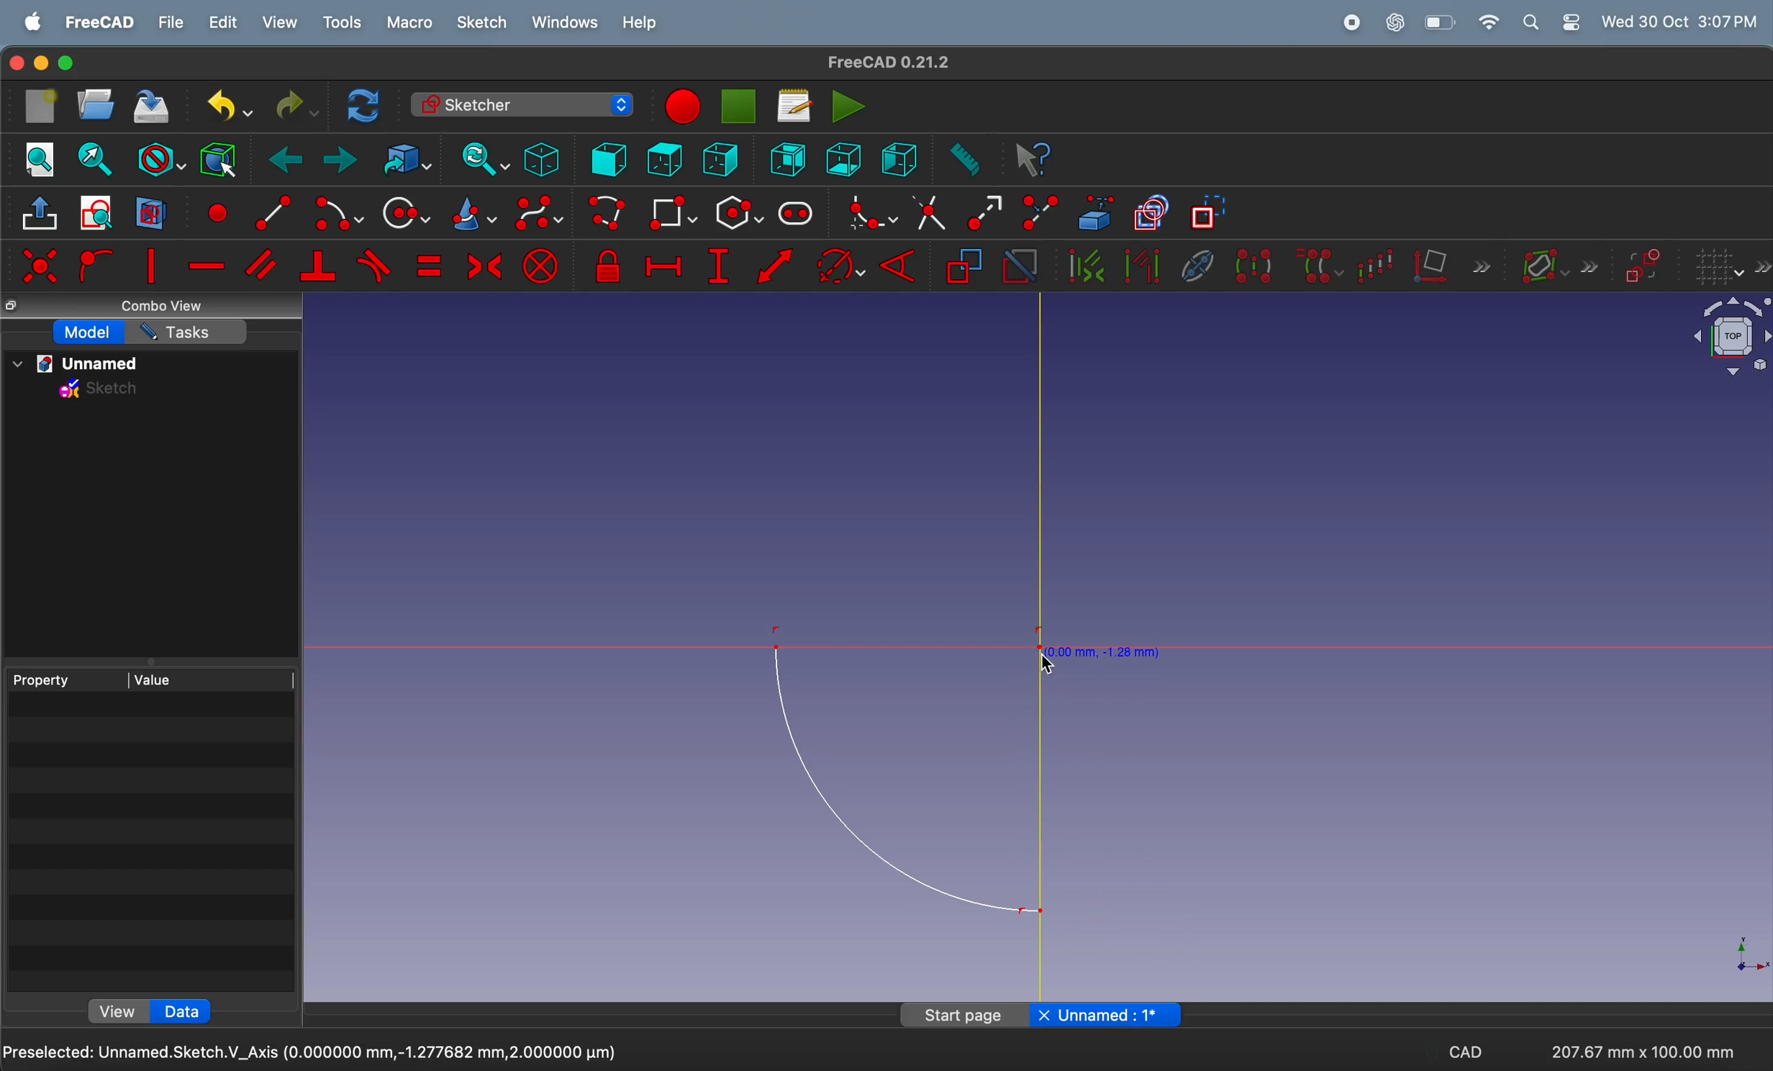 This screenshot has width=1773, height=1071. What do you see at coordinates (482, 265) in the screenshot?
I see `constrain symmetrical` at bounding box center [482, 265].